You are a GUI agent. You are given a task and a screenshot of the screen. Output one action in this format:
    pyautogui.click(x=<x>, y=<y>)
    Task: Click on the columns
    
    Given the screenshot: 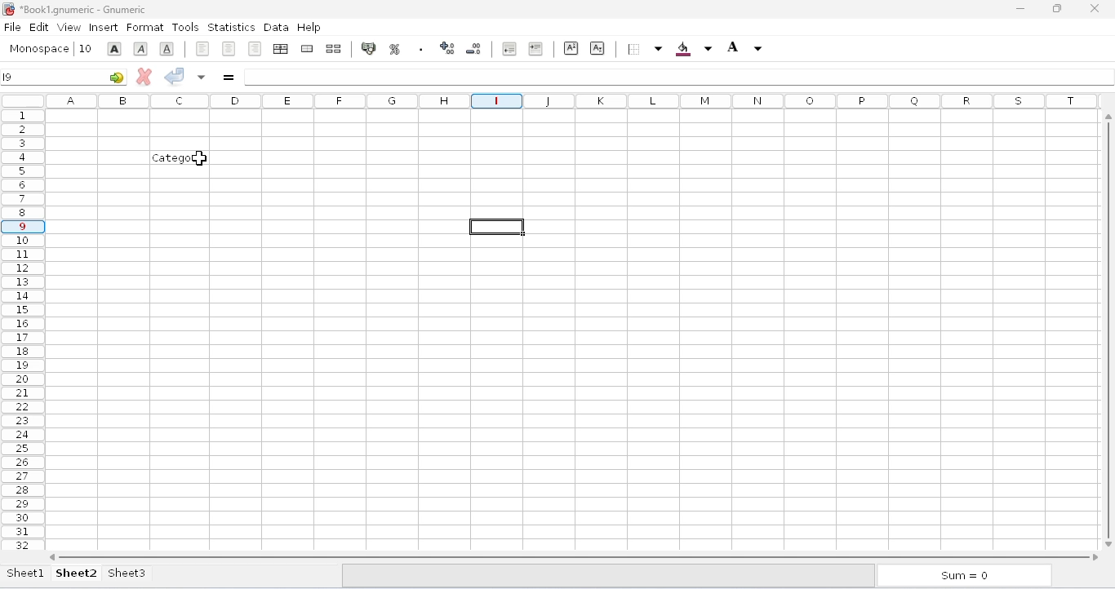 What is the action you would take?
    pyautogui.click(x=575, y=100)
    